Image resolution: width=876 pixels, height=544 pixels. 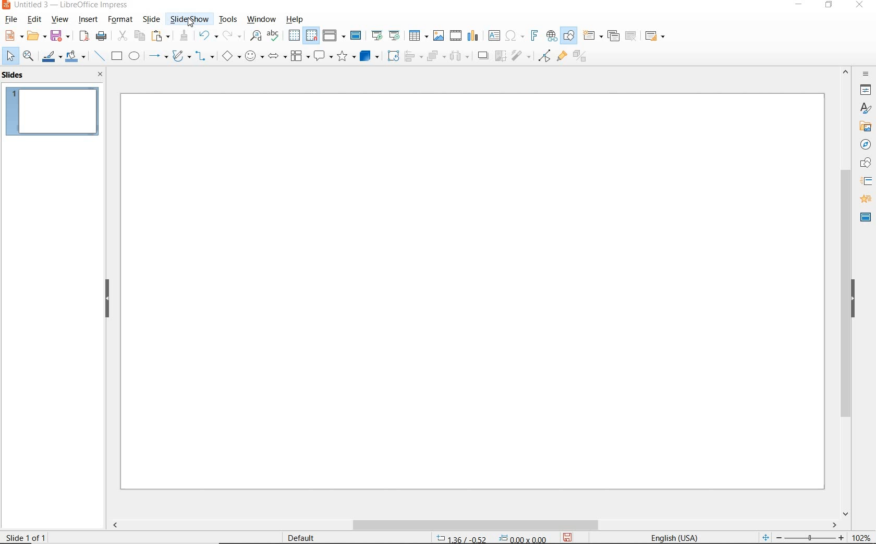 What do you see at coordinates (369, 57) in the screenshot?
I see `3D OBJECTS` at bounding box center [369, 57].